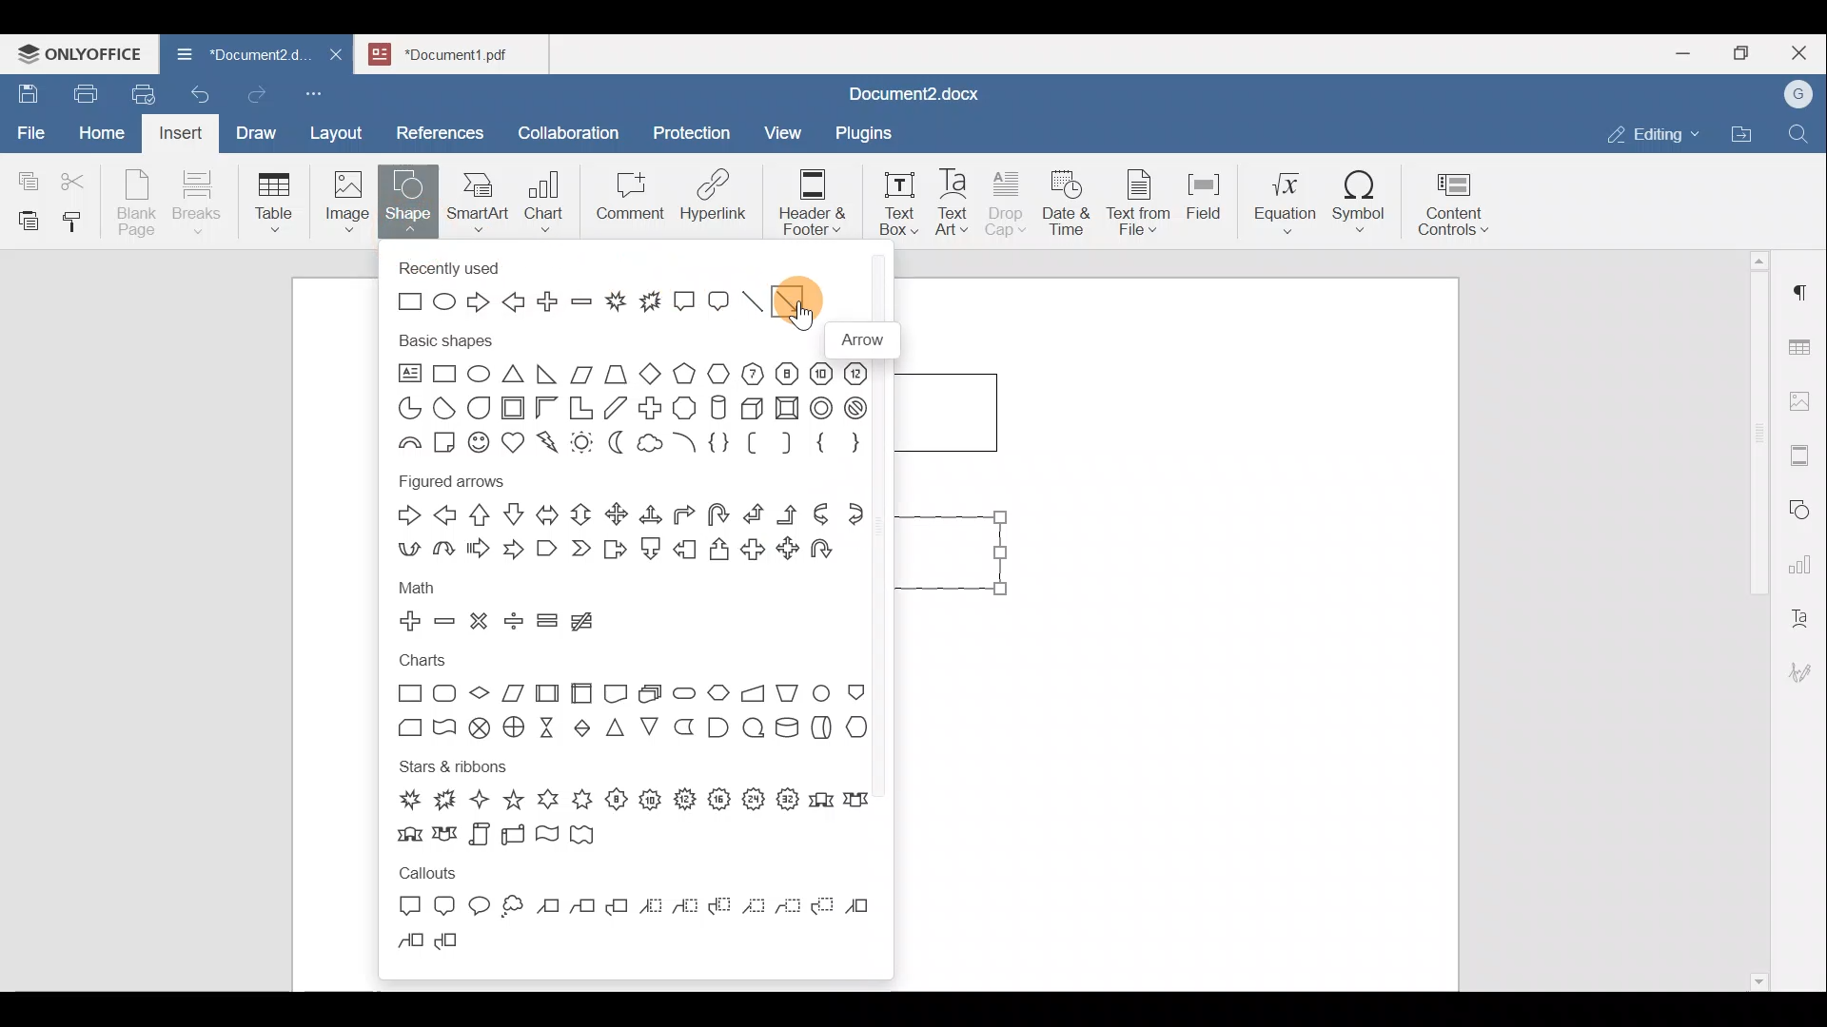 The height and width of the screenshot is (1027, 1827). What do you see at coordinates (1805, 666) in the screenshot?
I see `Signature settings` at bounding box center [1805, 666].